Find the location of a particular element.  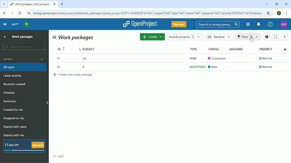

45 is located at coordinates (59, 67).